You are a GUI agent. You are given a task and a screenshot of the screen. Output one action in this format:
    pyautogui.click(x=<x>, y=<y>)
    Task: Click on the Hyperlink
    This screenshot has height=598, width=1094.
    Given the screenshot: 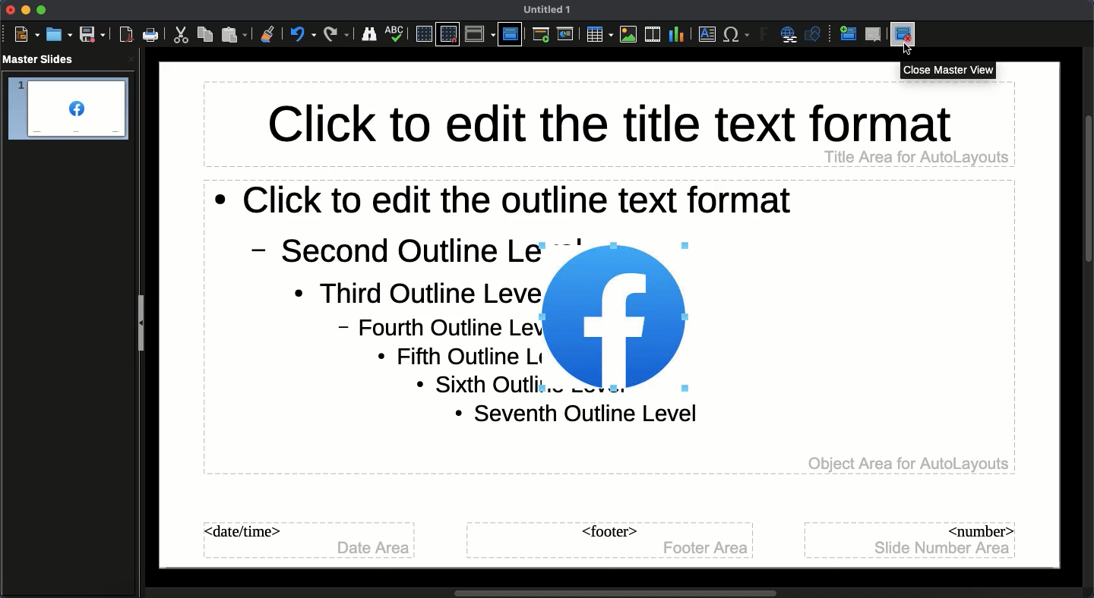 What is the action you would take?
    pyautogui.click(x=789, y=35)
    